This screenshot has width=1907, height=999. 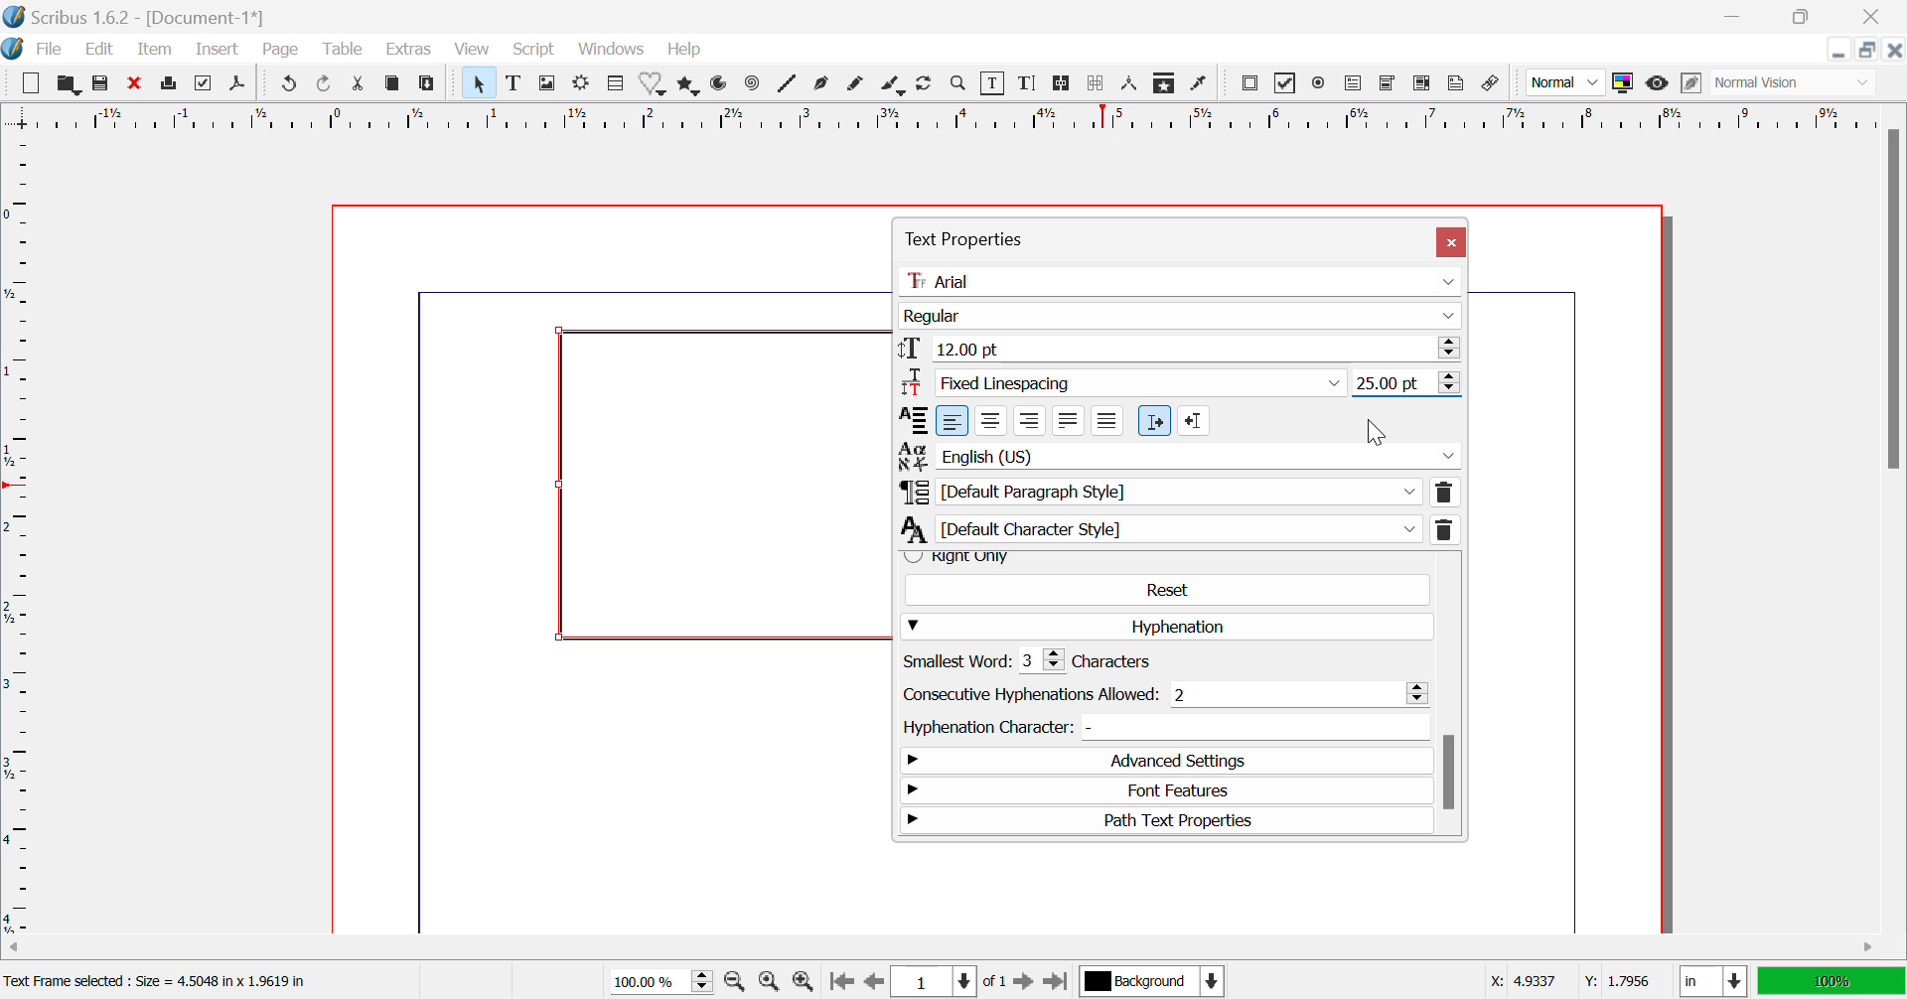 I want to click on File, so click(x=49, y=50).